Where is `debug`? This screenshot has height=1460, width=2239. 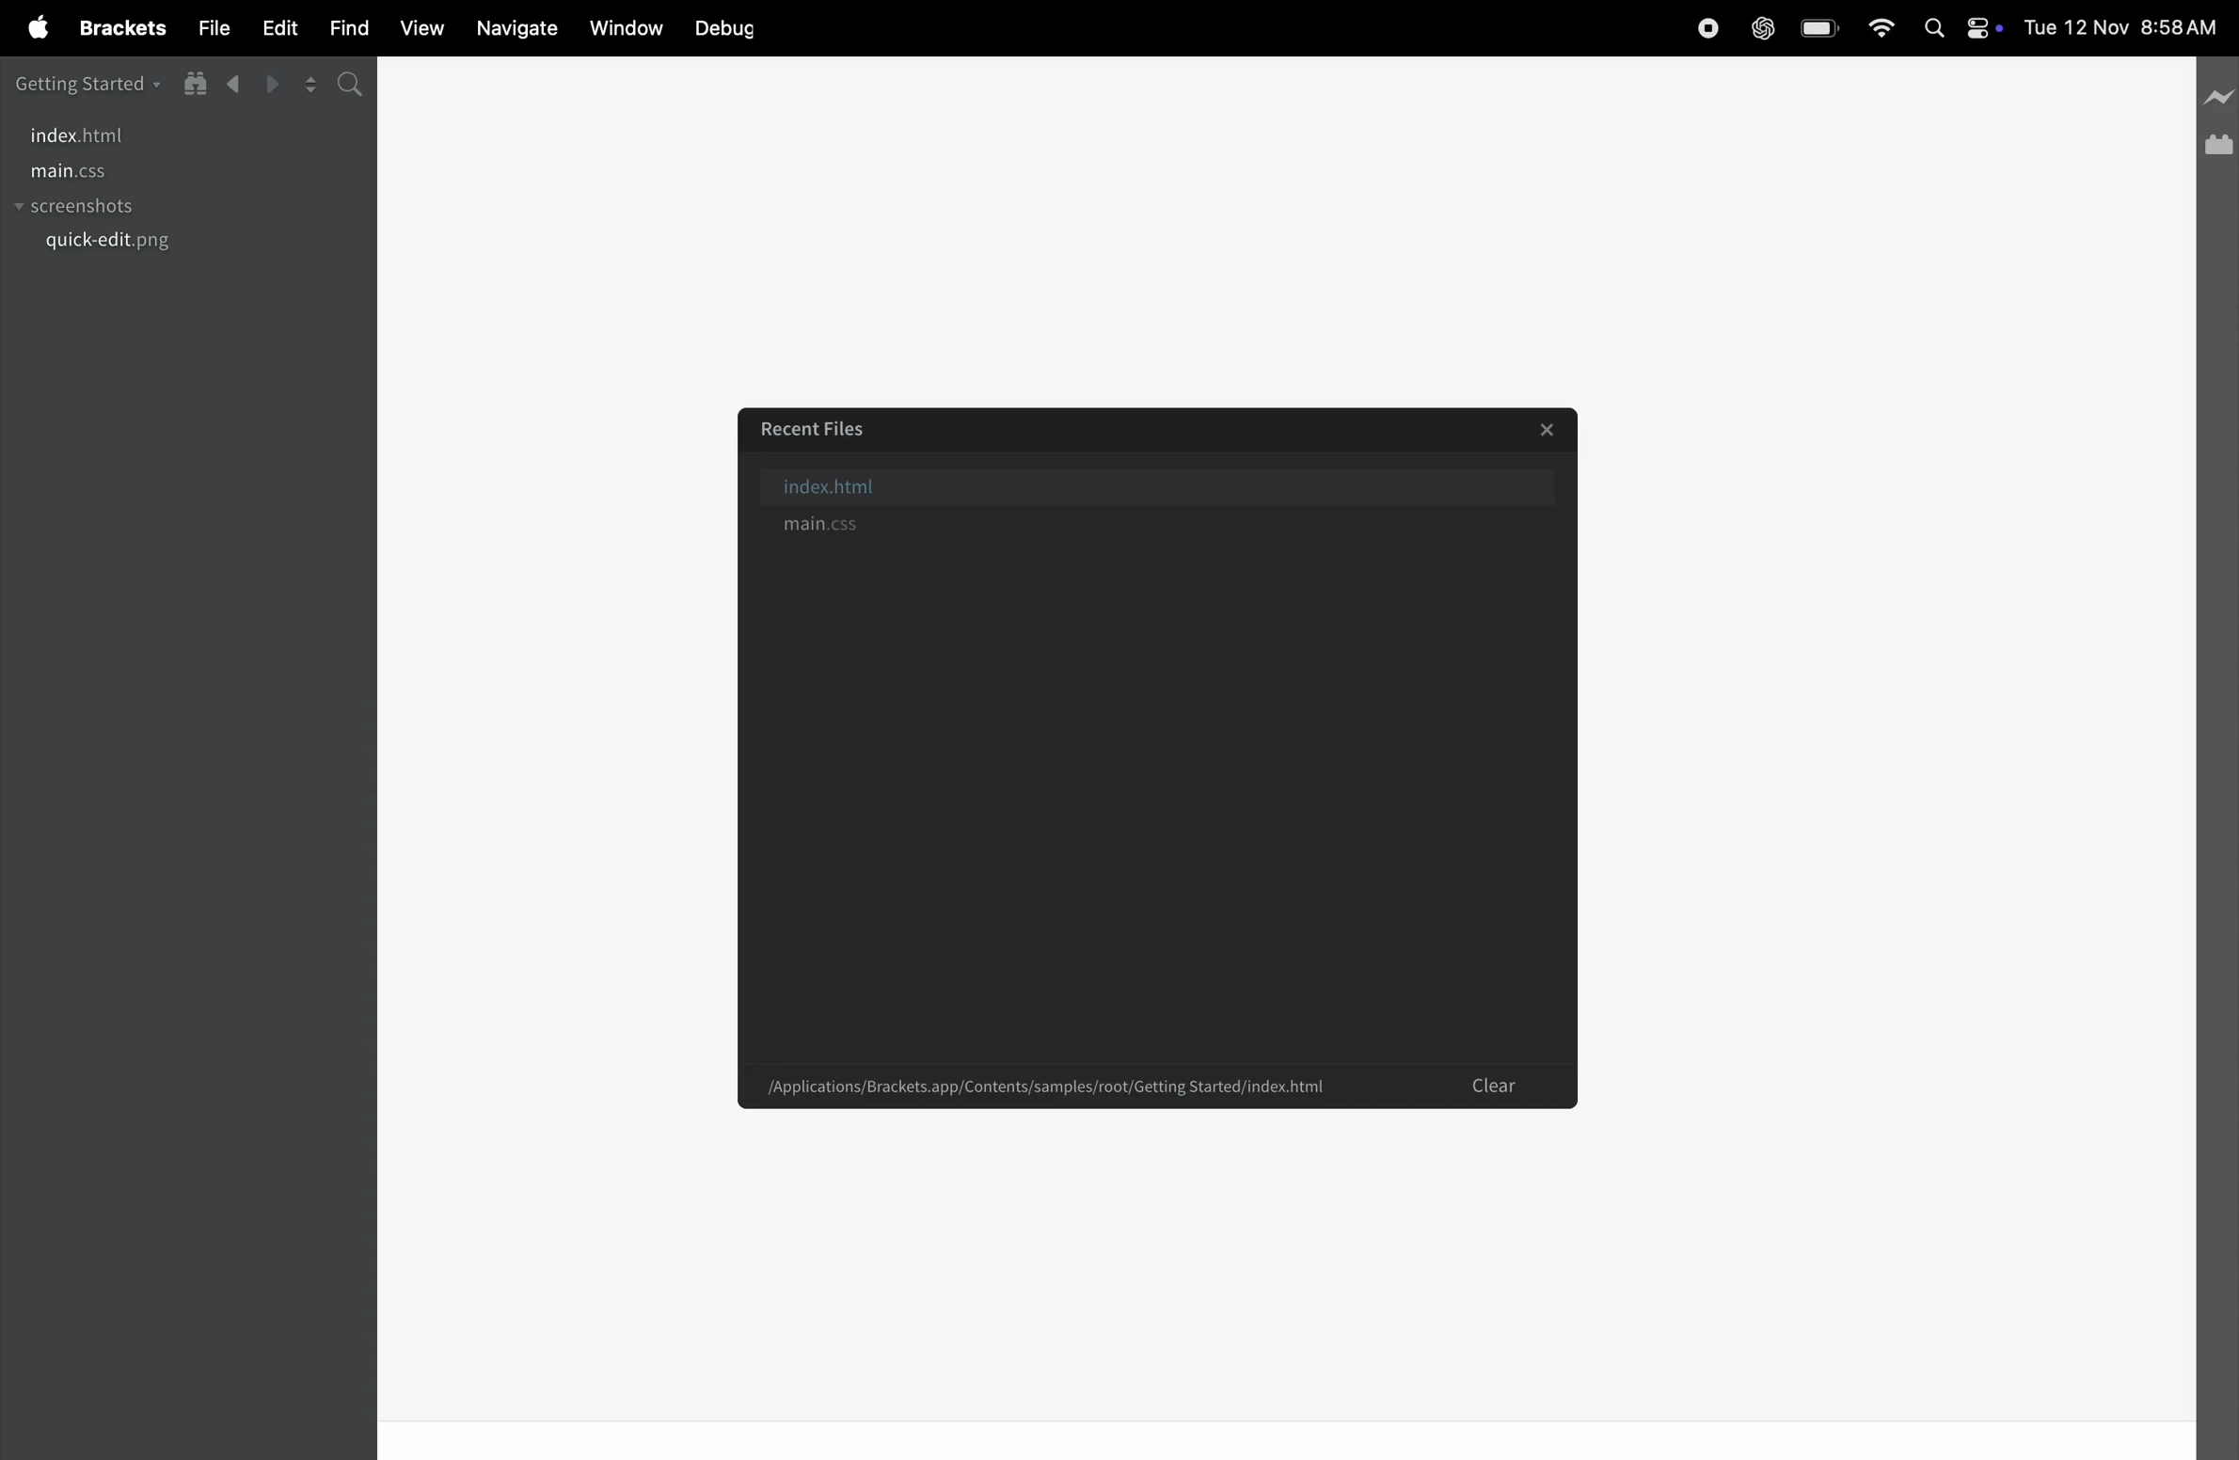
debug is located at coordinates (727, 28).